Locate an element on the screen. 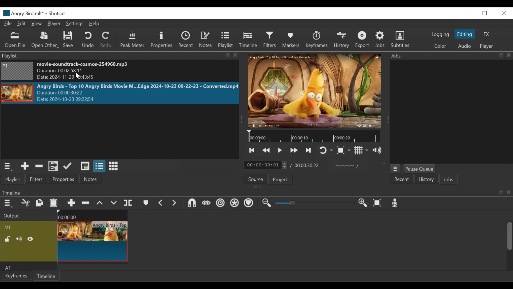 The height and width of the screenshot is (289, 513). Properties is located at coordinates (64, 179).